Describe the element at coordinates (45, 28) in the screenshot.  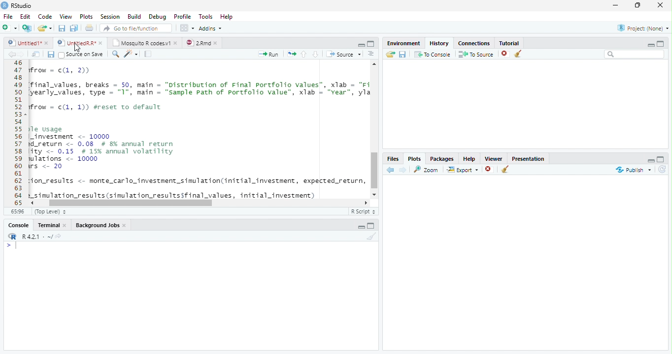
I see `Open an existing file` at that location.